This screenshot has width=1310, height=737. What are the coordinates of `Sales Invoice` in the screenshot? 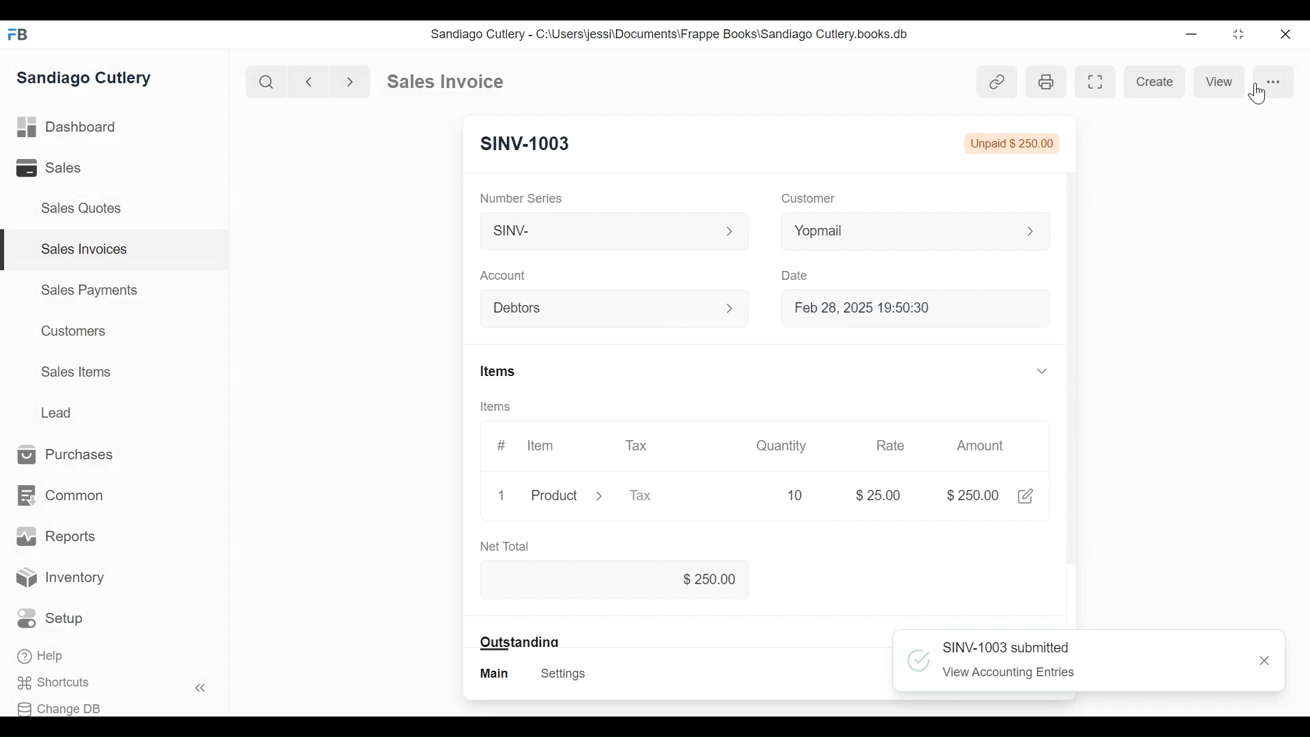 It's located at (445, 82).